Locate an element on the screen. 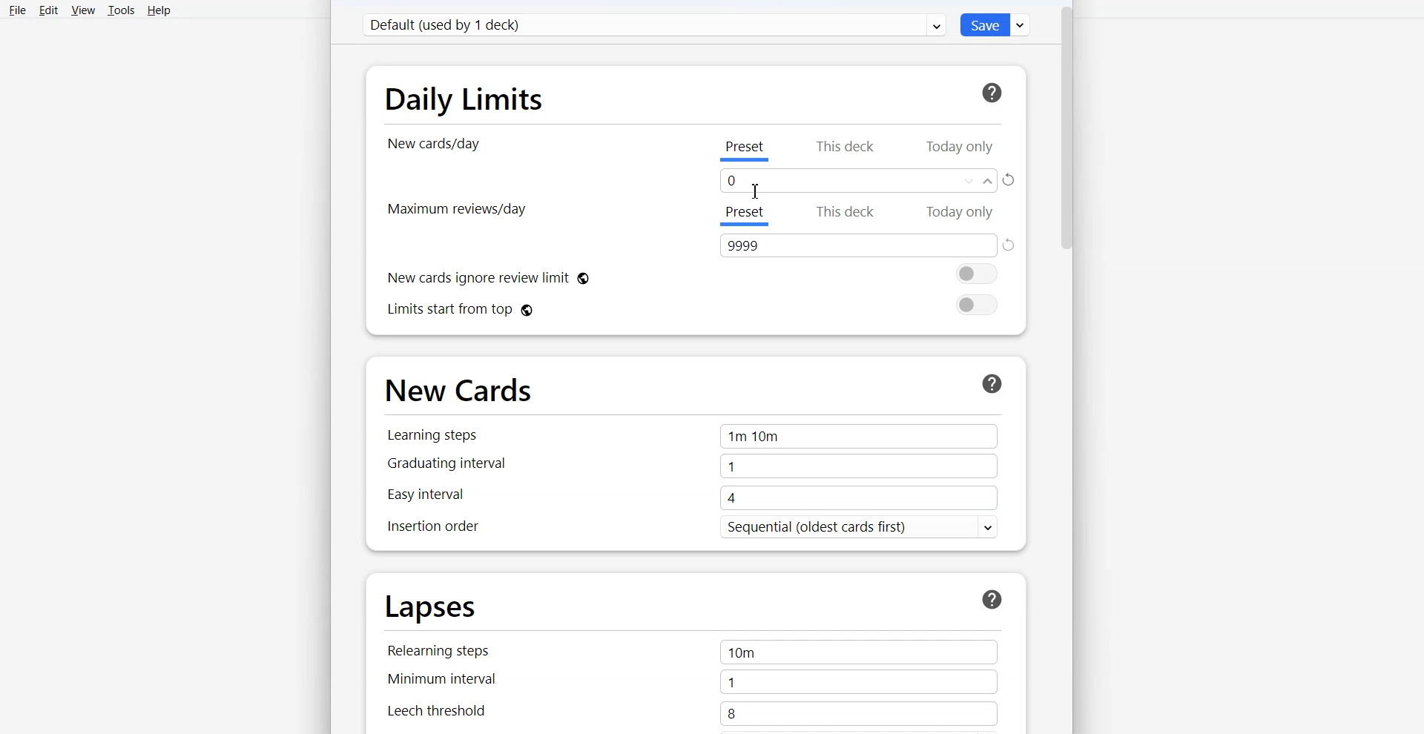 The width and height of the screenshot is (1424, 734). 8 is located at coordinates (856, 714).